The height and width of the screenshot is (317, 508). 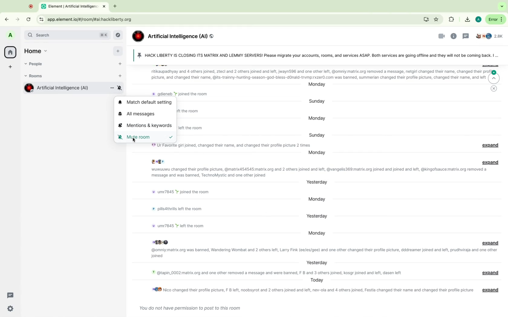 I want to click on pin, so click(x=314, y=55).